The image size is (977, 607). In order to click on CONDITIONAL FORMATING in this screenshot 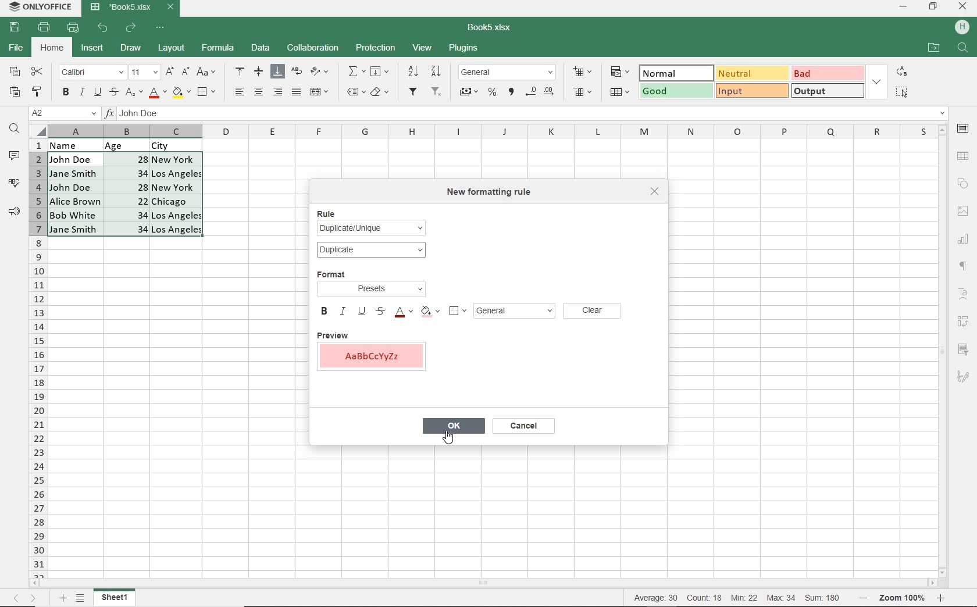, I will do `click(620, 72)`.